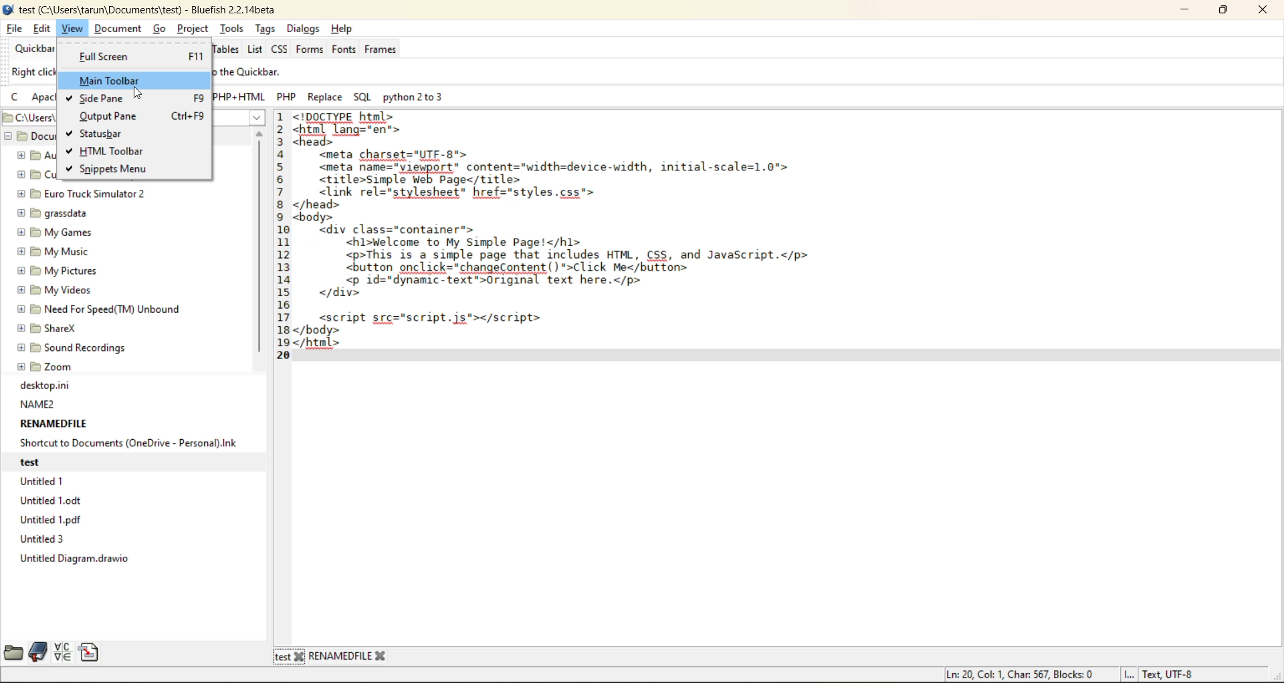 The width and height of the screenshot is (1284, 683). I want to click on Shortcut to Documents (OneDrive - Personal).Ink, so click(129, 443).